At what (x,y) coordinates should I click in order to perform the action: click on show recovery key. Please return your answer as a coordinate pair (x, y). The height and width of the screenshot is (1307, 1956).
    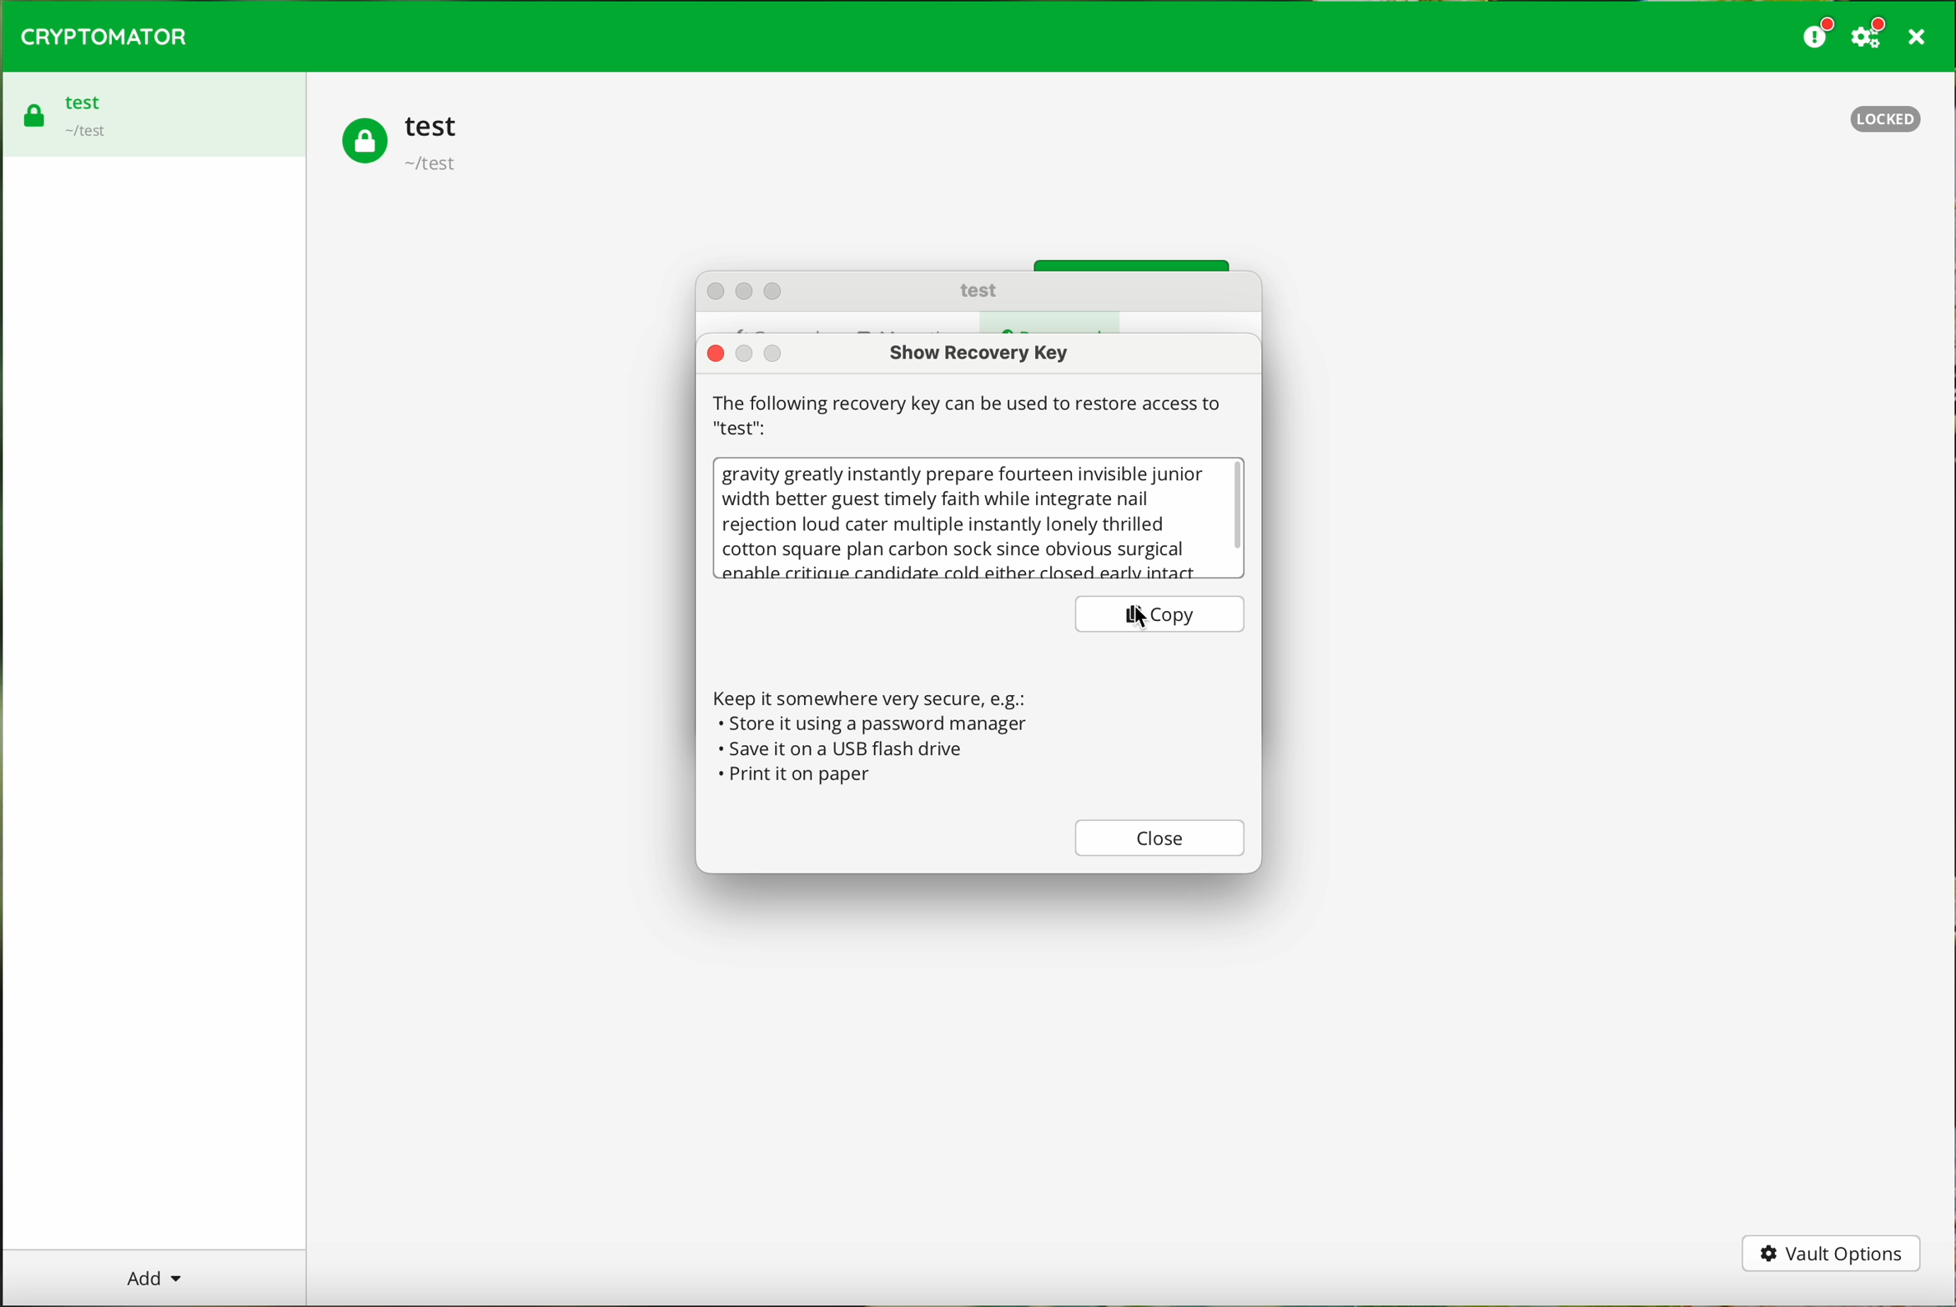
    Looking at the image, I should click on (985, 353).